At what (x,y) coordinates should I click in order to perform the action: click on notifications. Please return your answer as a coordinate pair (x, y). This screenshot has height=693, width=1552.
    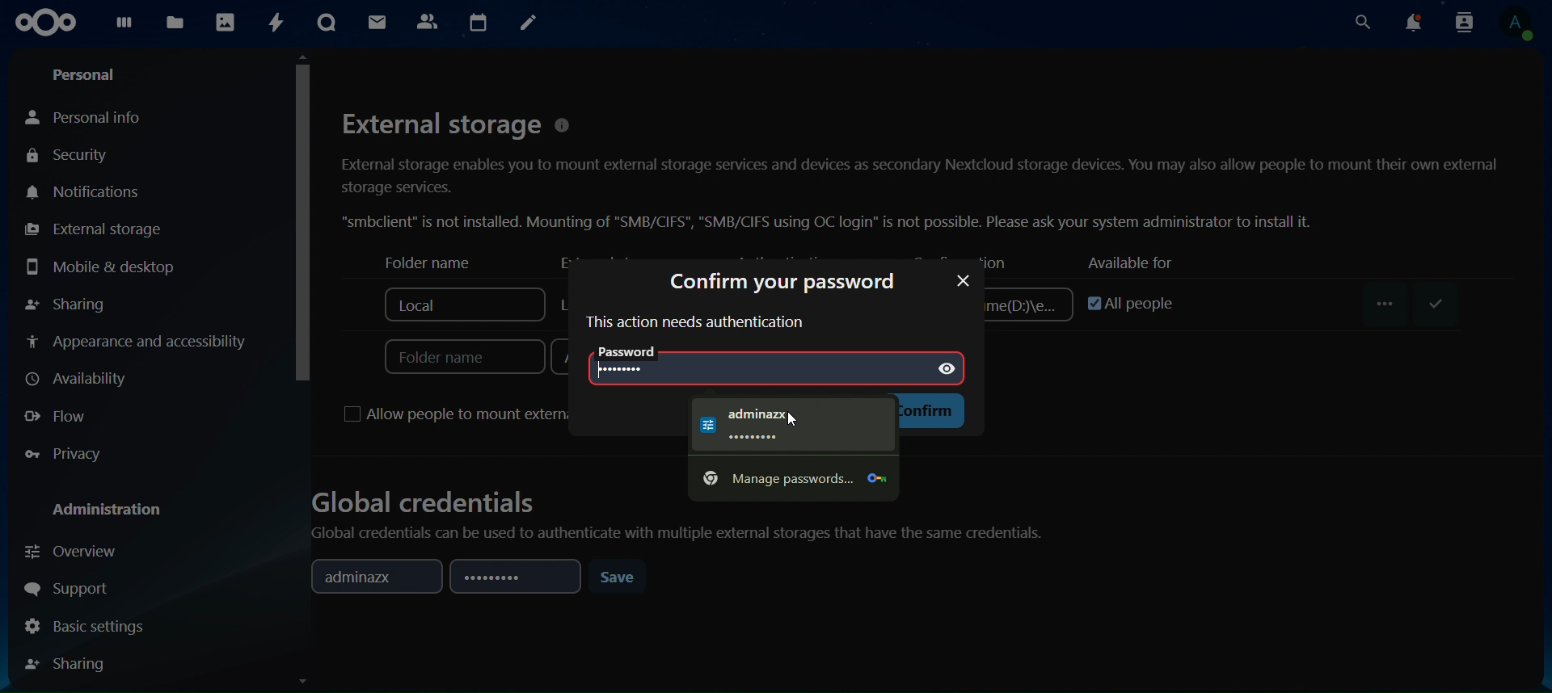
    Looking at the image, I should click on (83, 192).